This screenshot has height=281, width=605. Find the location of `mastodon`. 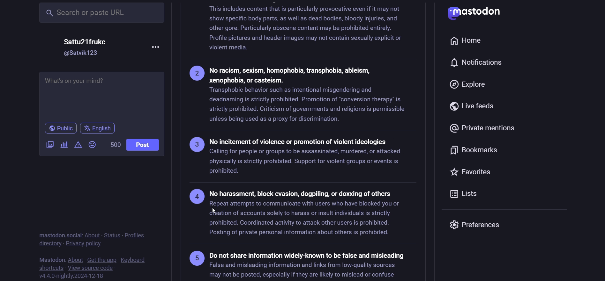

mastodon is located at coordinates (51, 258).